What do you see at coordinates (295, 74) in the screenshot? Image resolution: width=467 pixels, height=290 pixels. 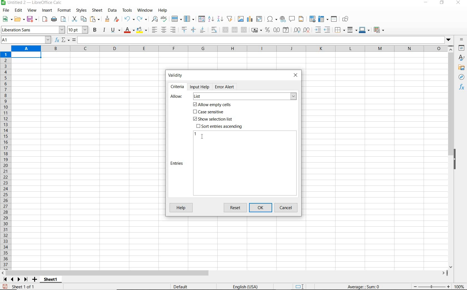 I see `close` at bounding box center [295, 74].